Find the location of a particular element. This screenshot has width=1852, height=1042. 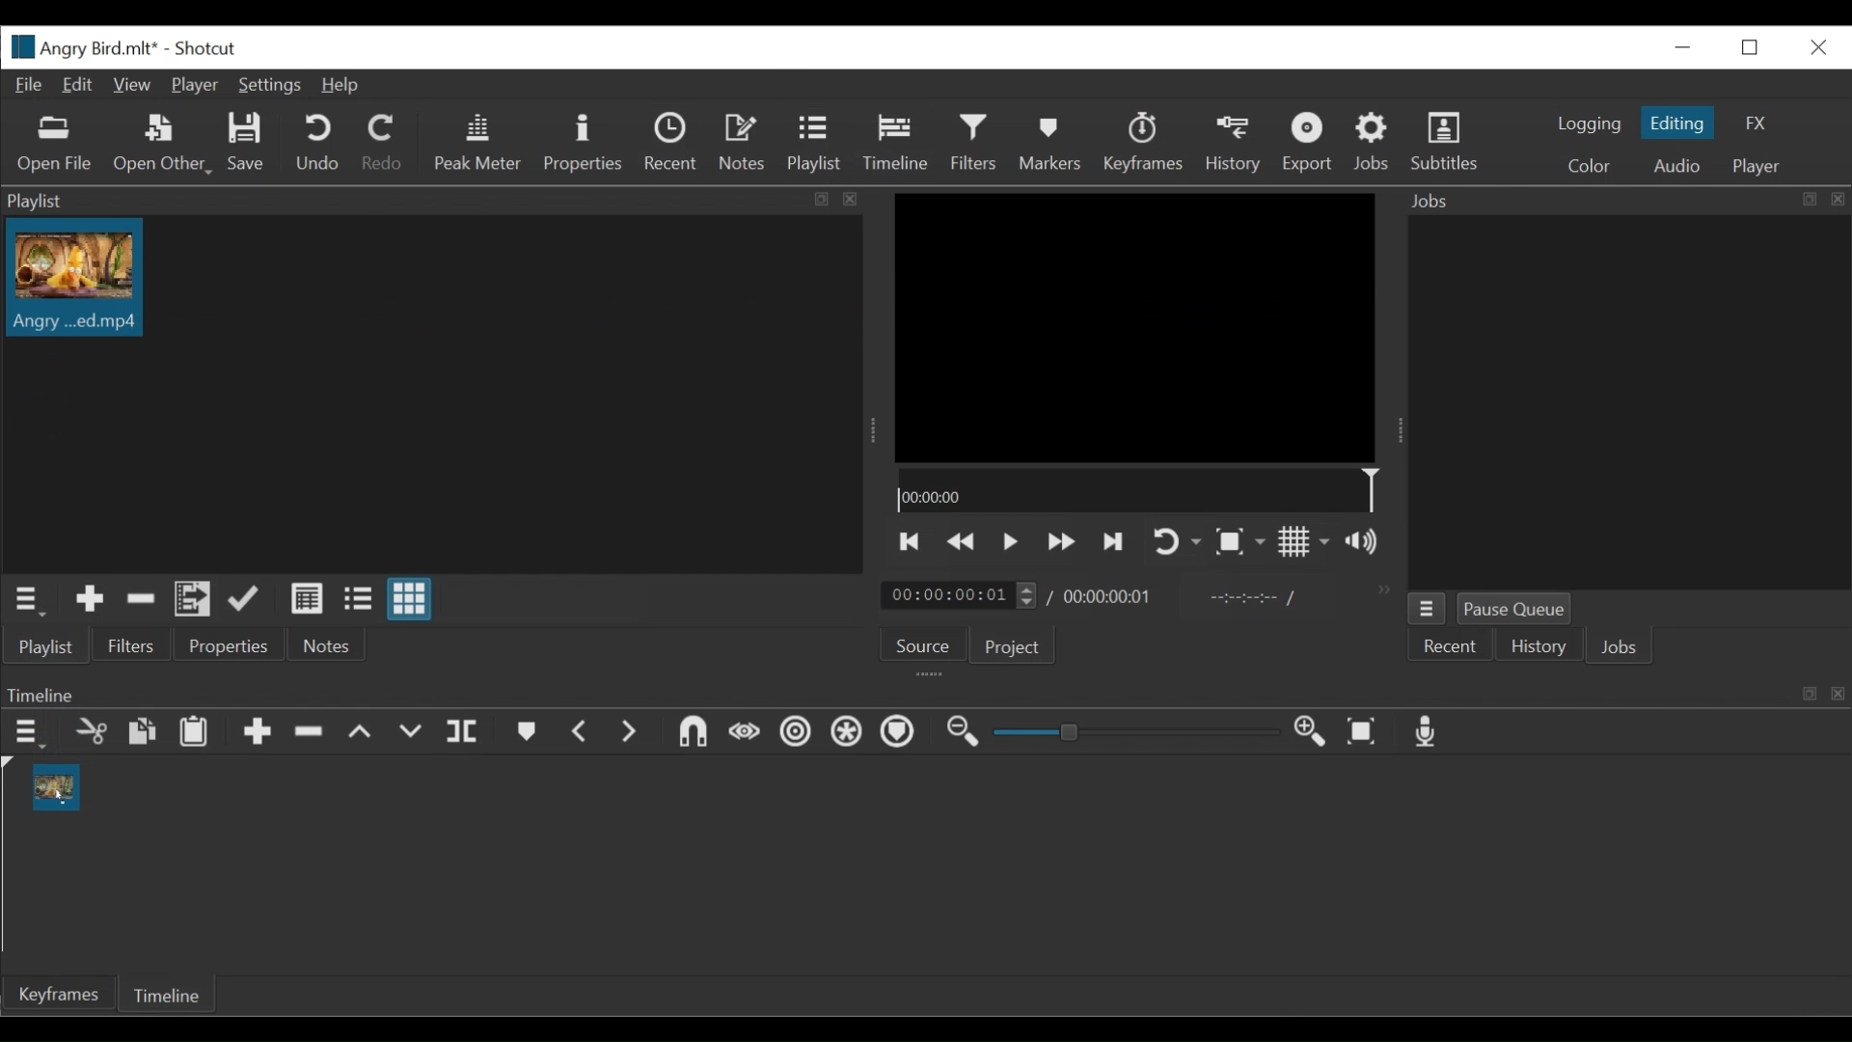

In point is located at coordinates (1251, 597).